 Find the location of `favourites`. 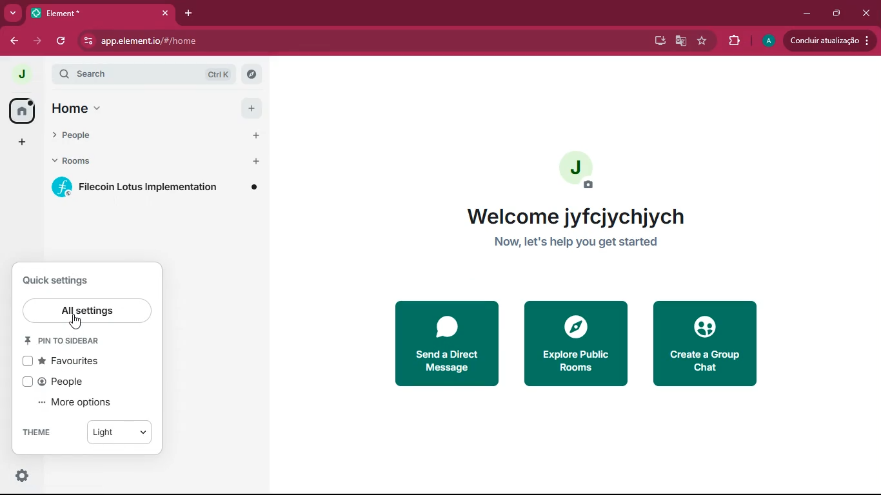

favourites is located at coordinates (66, 362).